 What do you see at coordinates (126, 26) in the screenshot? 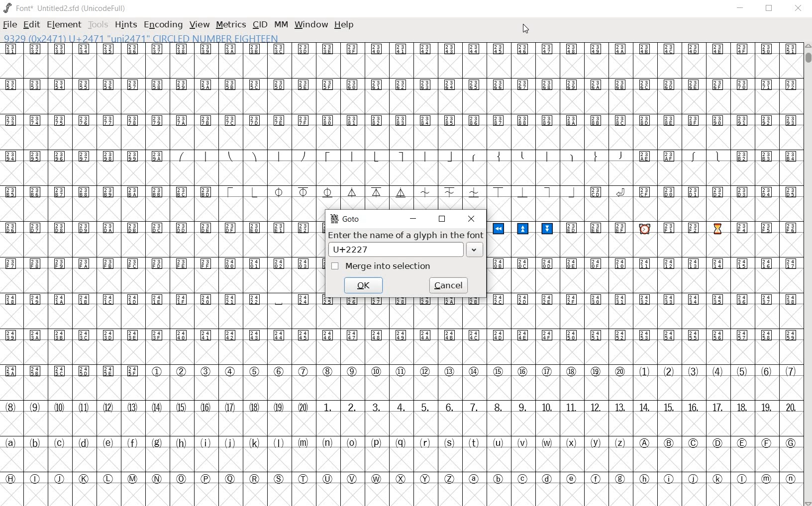
I see `hints` at bounding box center [126, 26].